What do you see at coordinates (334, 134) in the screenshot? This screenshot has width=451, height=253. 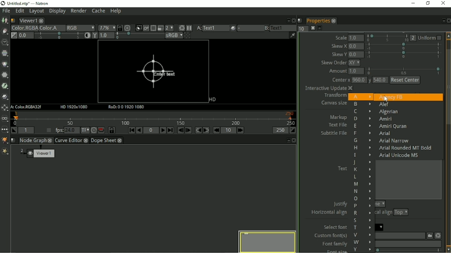 I see `subtitle file` at bounding box center [334, 134].